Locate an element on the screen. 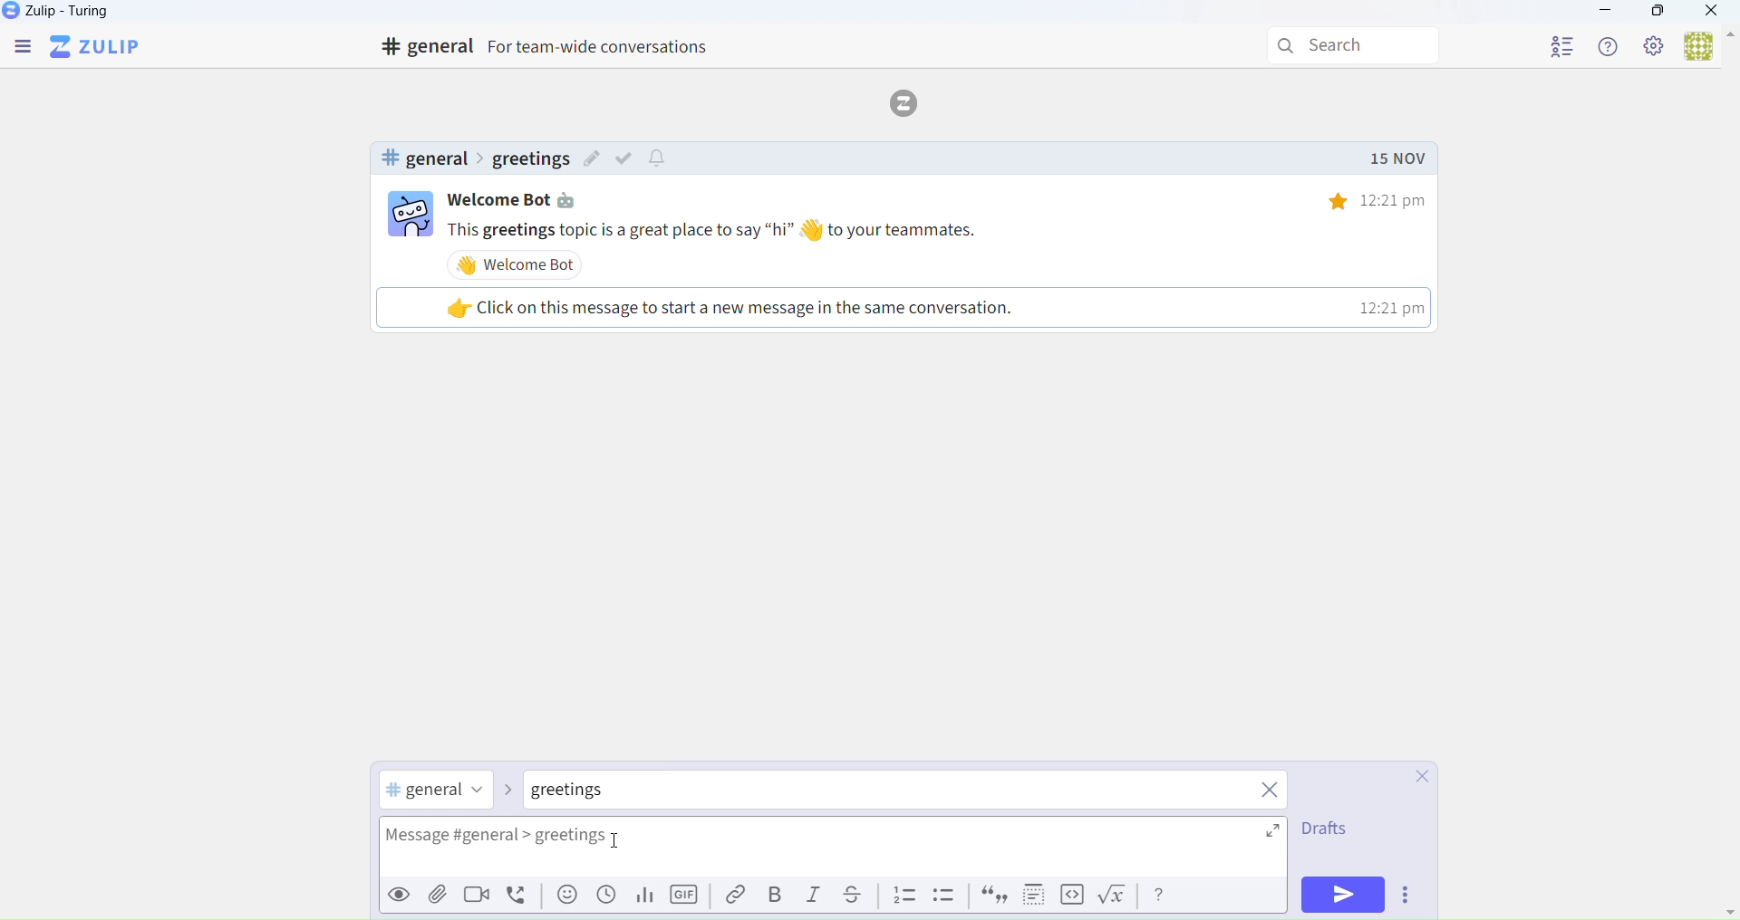 This screenshot has width=1740, height=920. Spoiler is located at coordinates (1029, 895).